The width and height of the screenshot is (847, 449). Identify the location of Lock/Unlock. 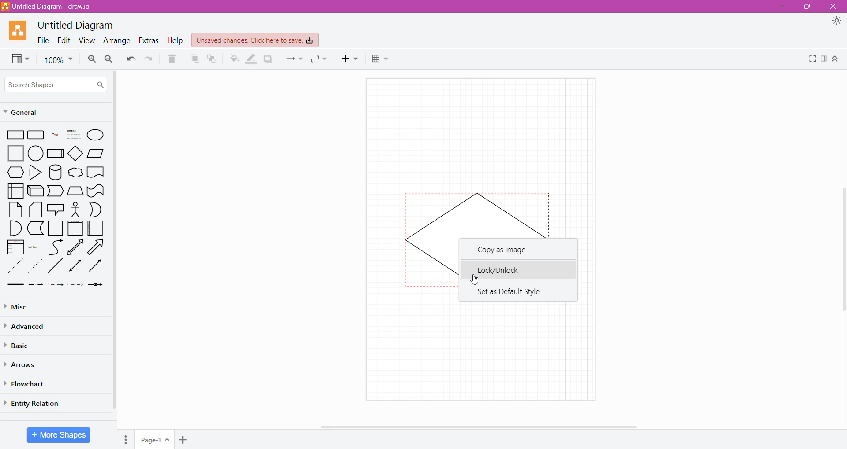
(517, 269).